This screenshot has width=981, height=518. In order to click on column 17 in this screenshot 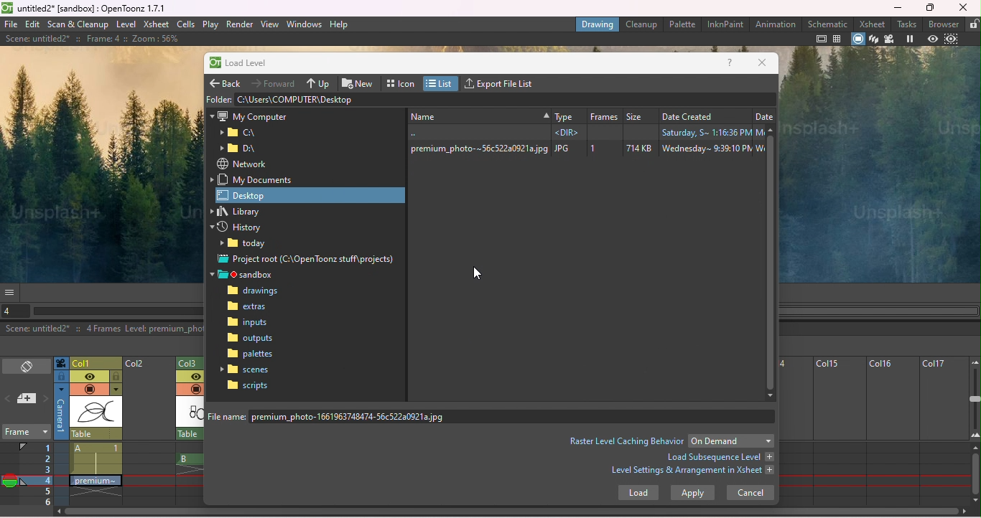, I will do `click(944, 431)`.